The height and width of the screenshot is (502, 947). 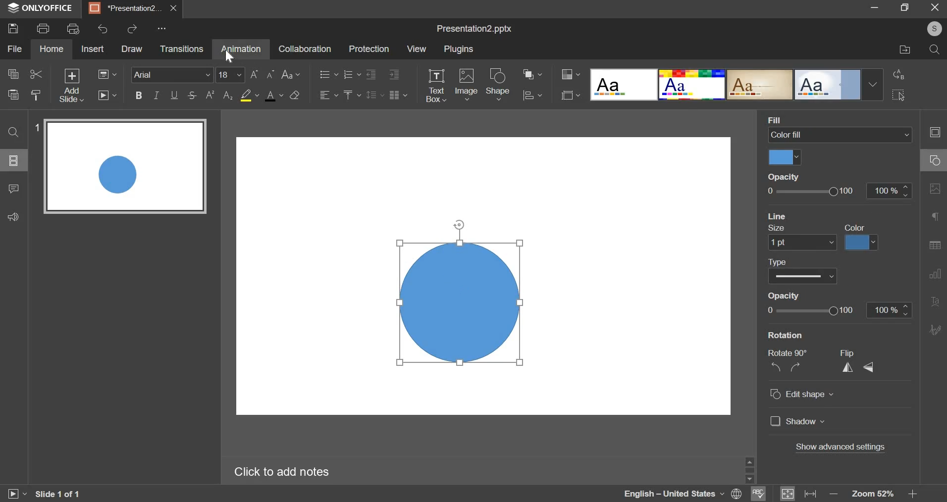 I want to click on font, so click(x=171, y=75).